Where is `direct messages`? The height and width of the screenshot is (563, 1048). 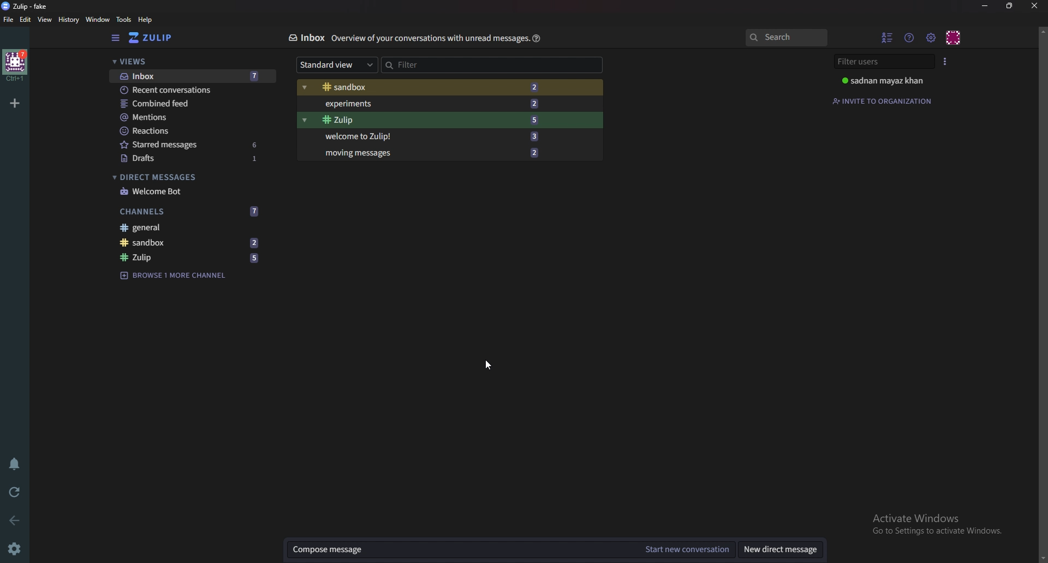
direct messages is located at coordinates (187, 177).